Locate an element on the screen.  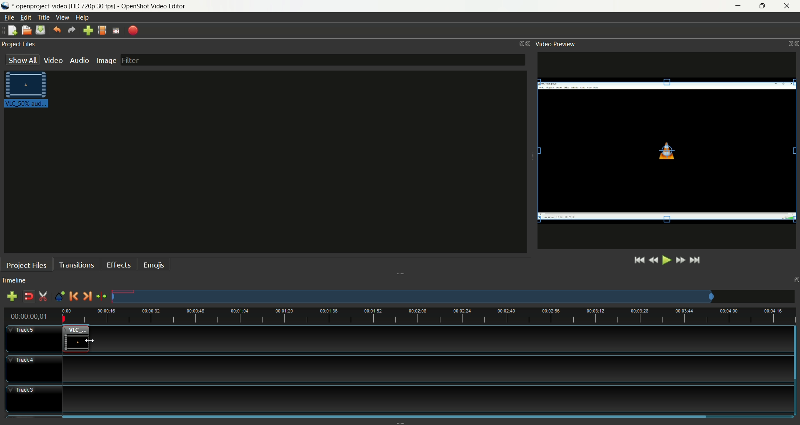
effects is located at coordinates (120, 264).